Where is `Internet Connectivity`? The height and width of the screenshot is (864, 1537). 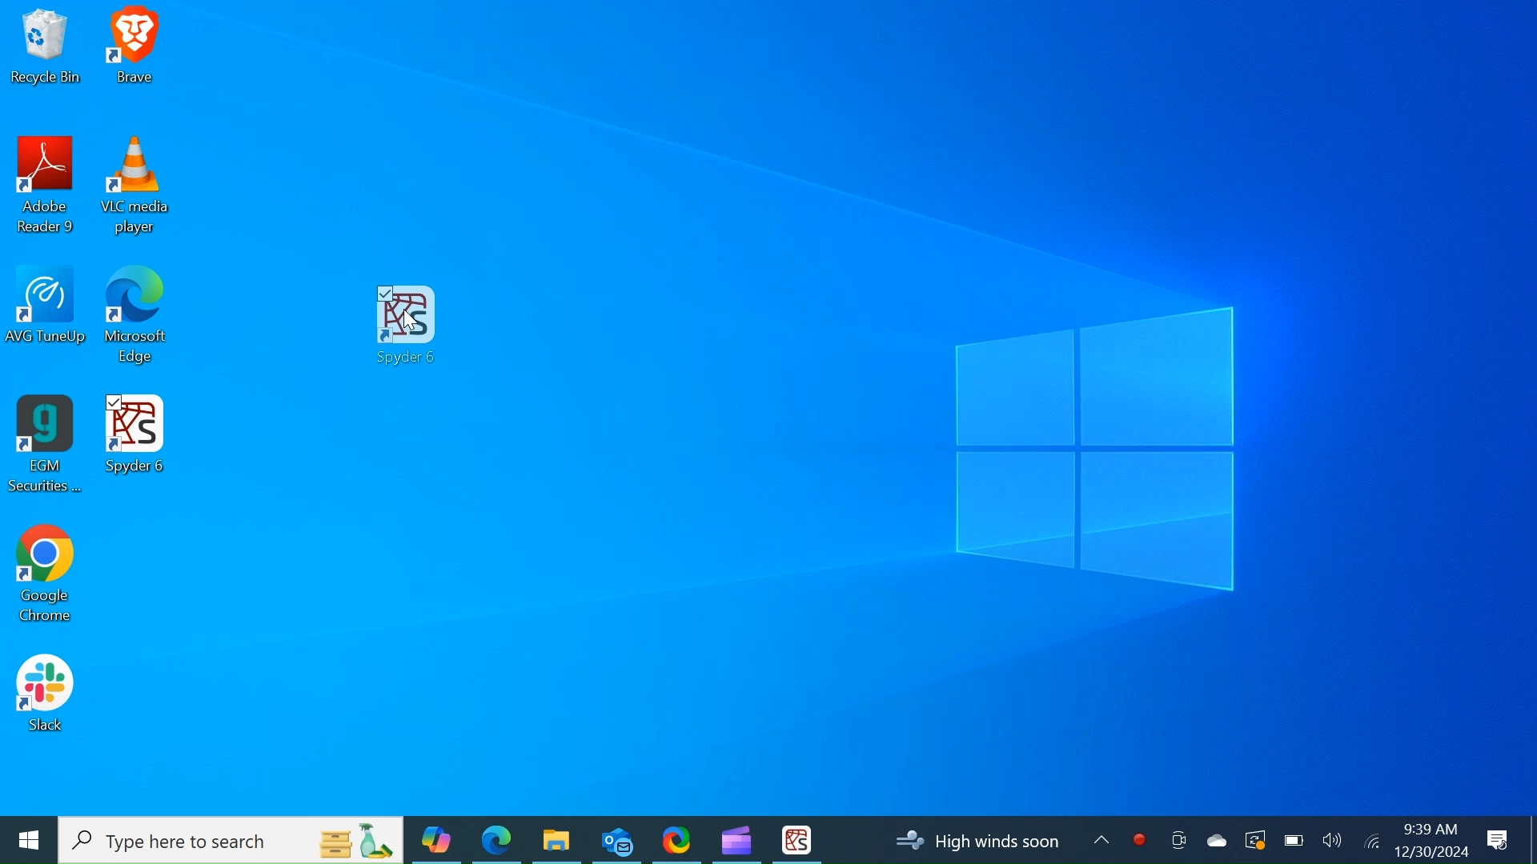 Internet Connectivity is located at coordinates (1370, 839).